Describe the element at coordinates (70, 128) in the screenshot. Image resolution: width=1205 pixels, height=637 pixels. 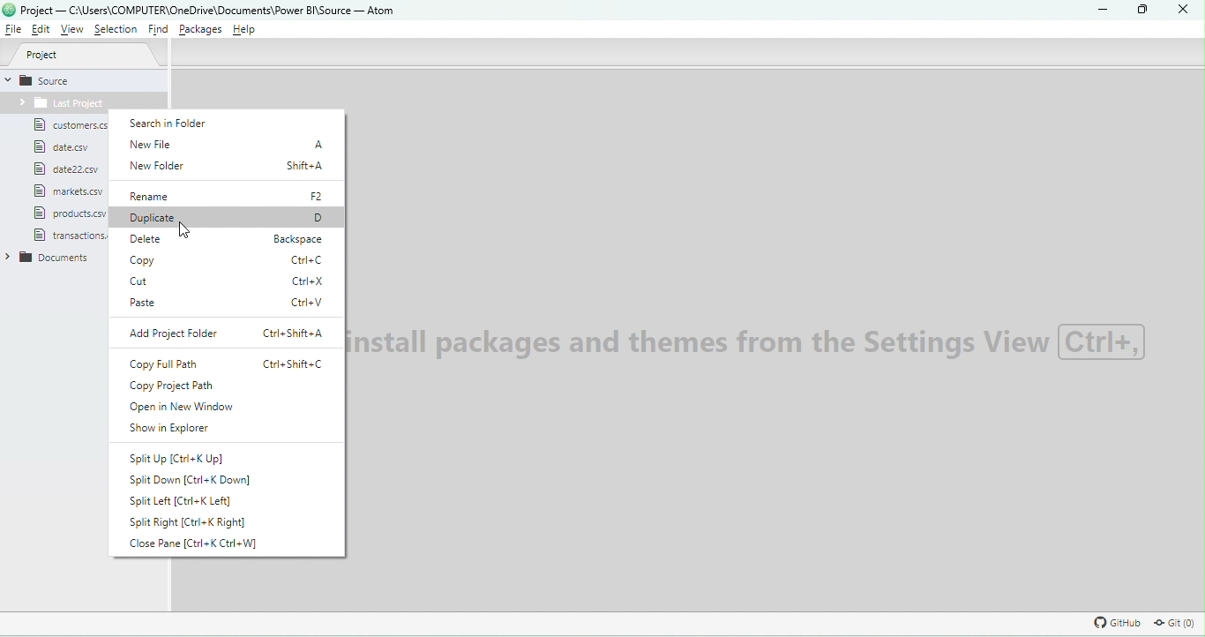
I see `File` at that location.